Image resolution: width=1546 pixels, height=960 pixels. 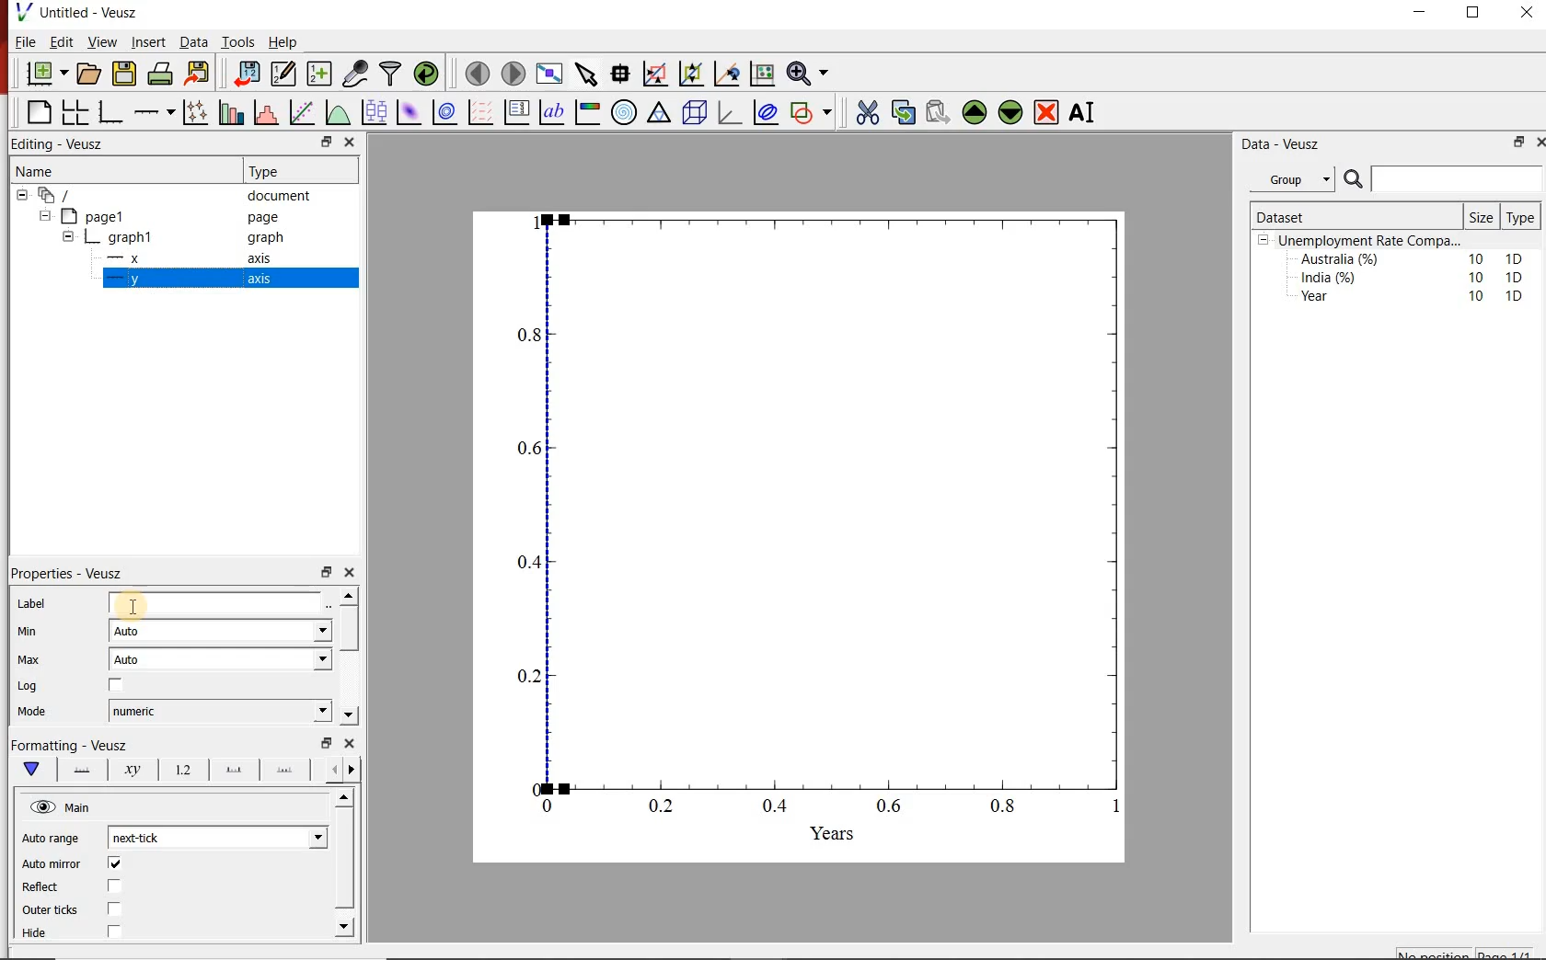 I want to click on Properties - Veusz, so click(x=70, y=575).